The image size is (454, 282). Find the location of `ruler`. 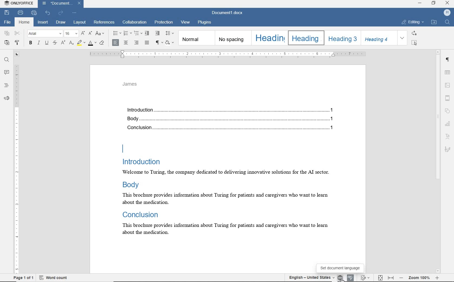

ruler is located at coordinates (17, 164).